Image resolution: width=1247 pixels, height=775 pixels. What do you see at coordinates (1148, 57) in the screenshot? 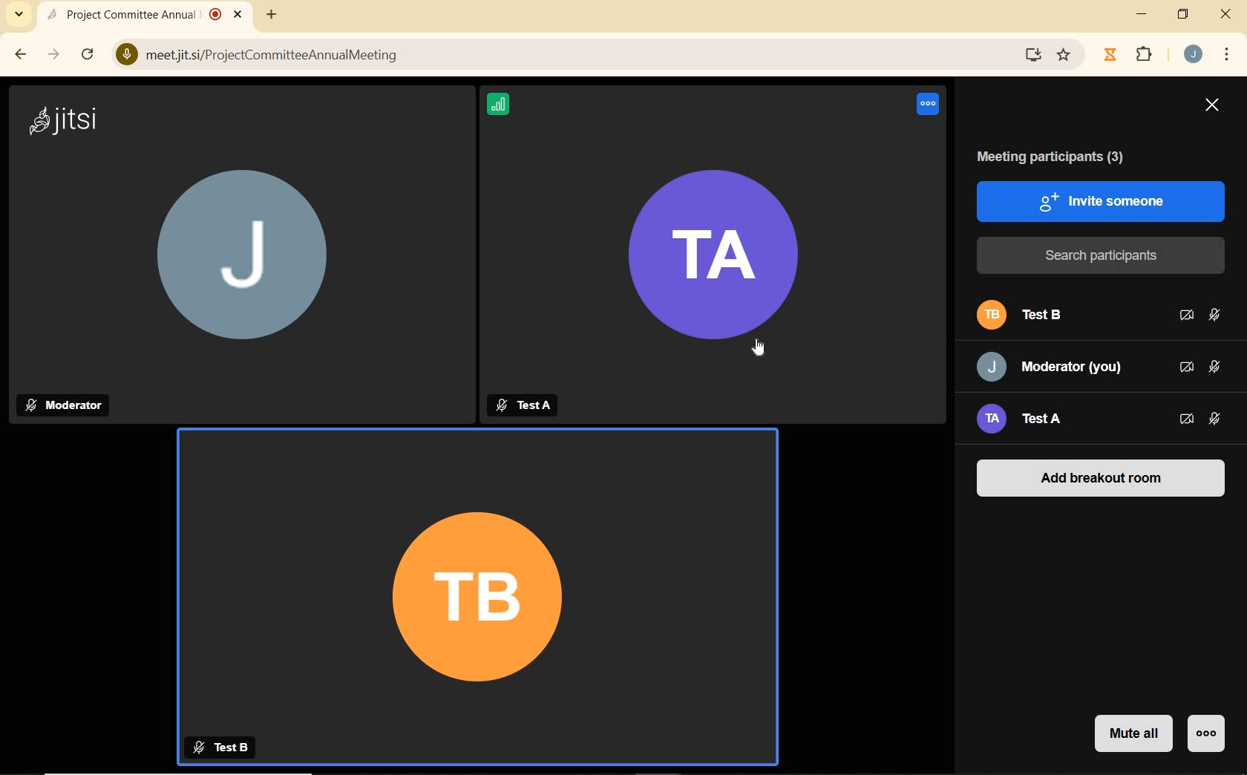
I see `EXTENSIONS` at bounding box center [1148, 57].